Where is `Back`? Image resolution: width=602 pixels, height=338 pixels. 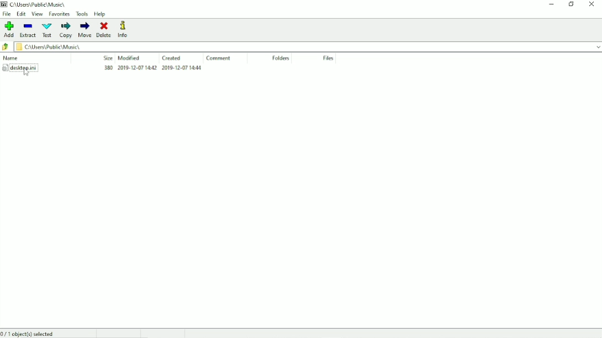
Back is located at coordinates (6, 47).